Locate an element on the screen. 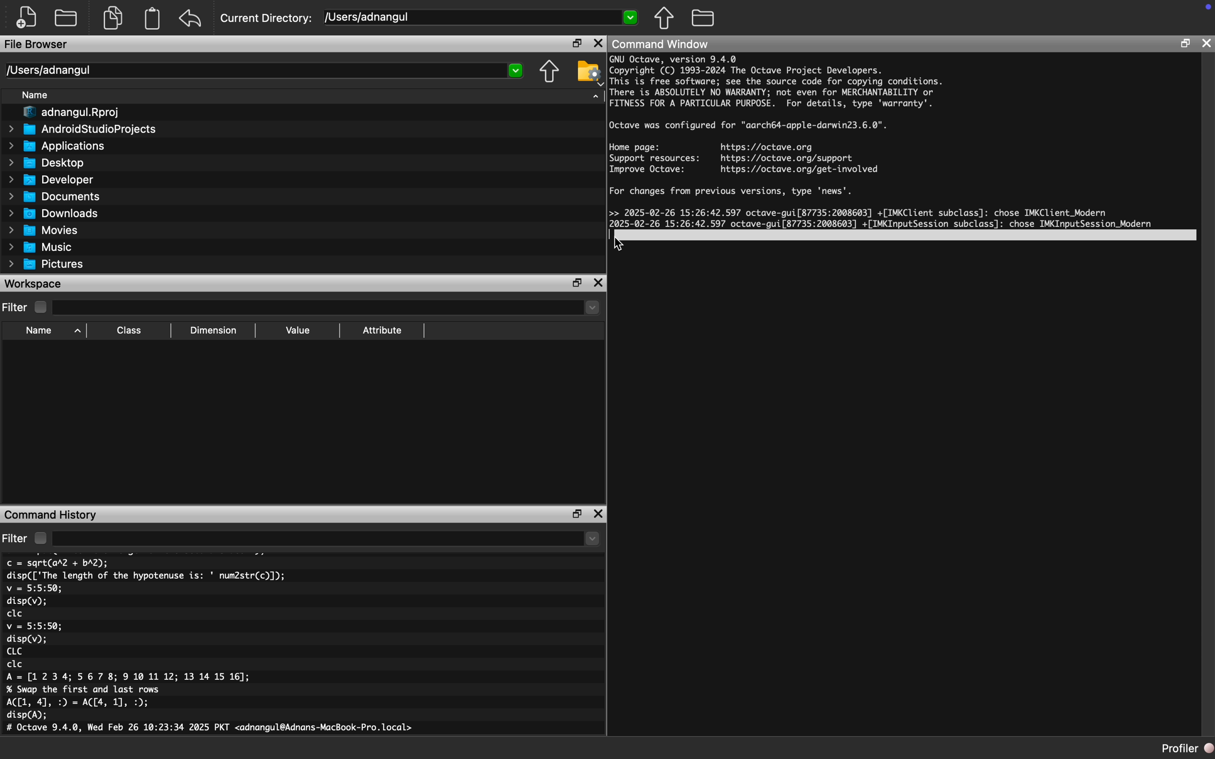 This screenshot has height=759, width=1215. Developer is located at coordinates (50, 179).